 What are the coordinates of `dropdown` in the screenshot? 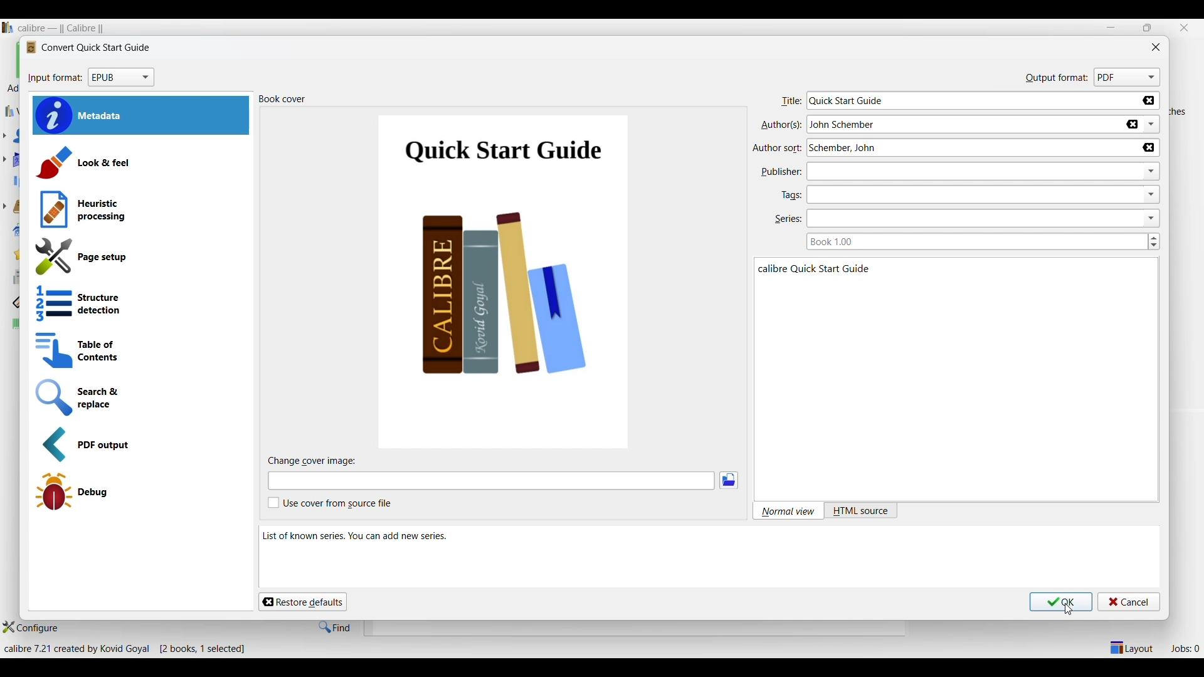 It's located at (1153, 194).